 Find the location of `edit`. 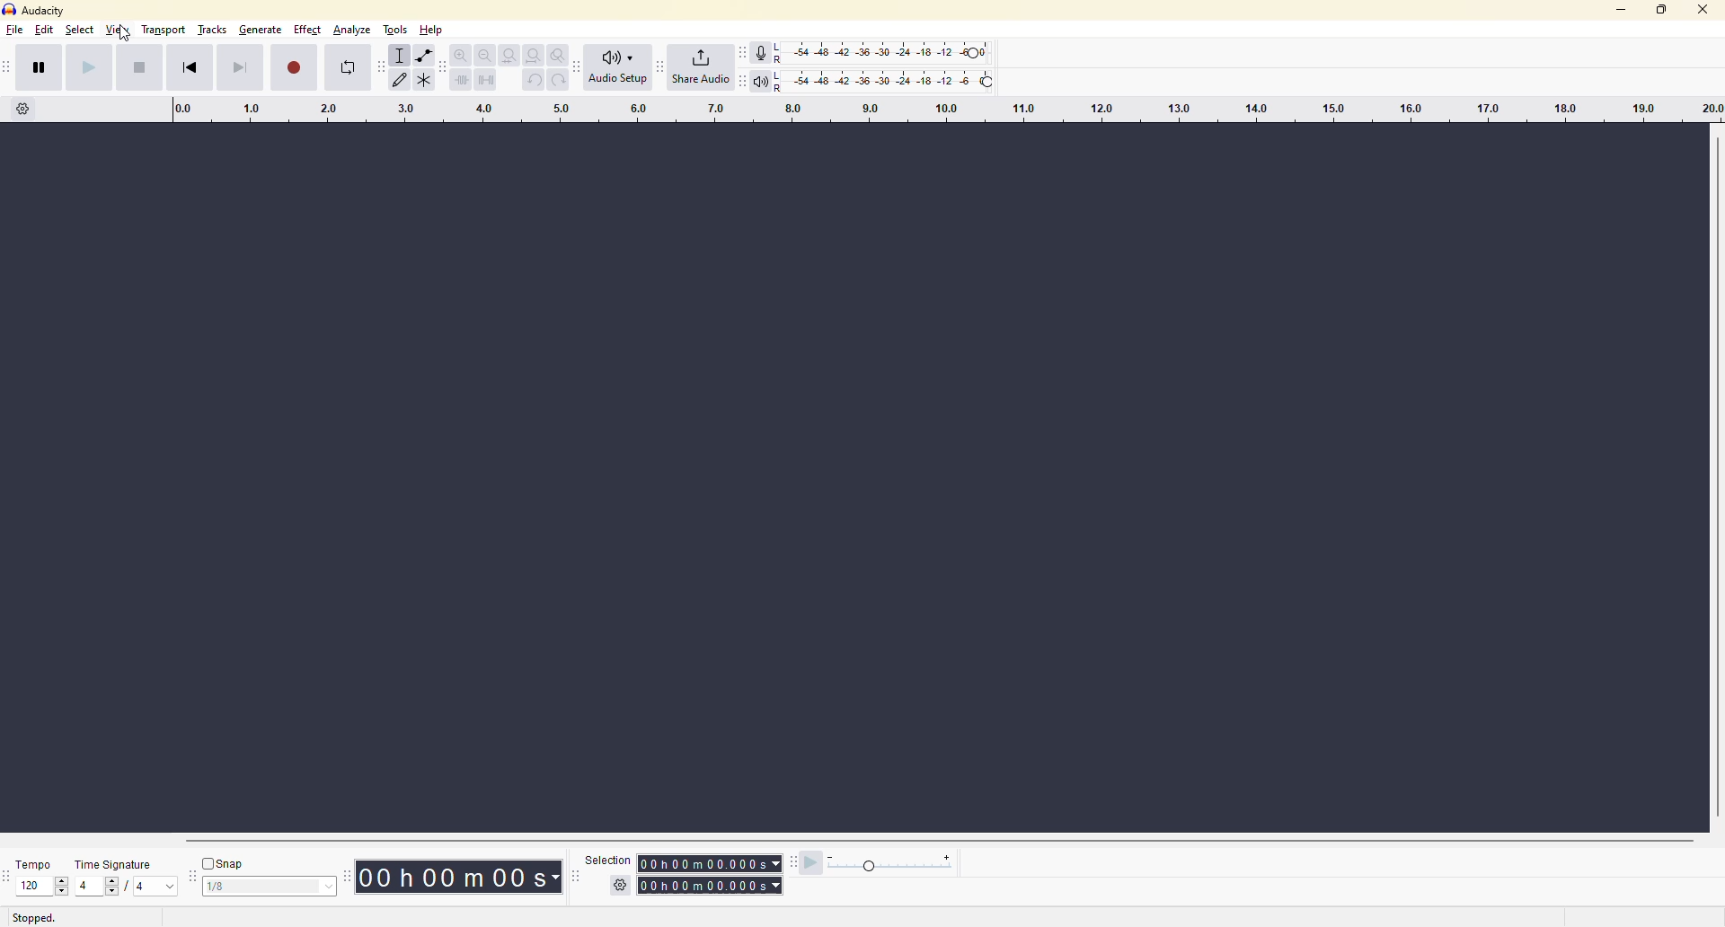

edit is located at coordinates (46, 31).